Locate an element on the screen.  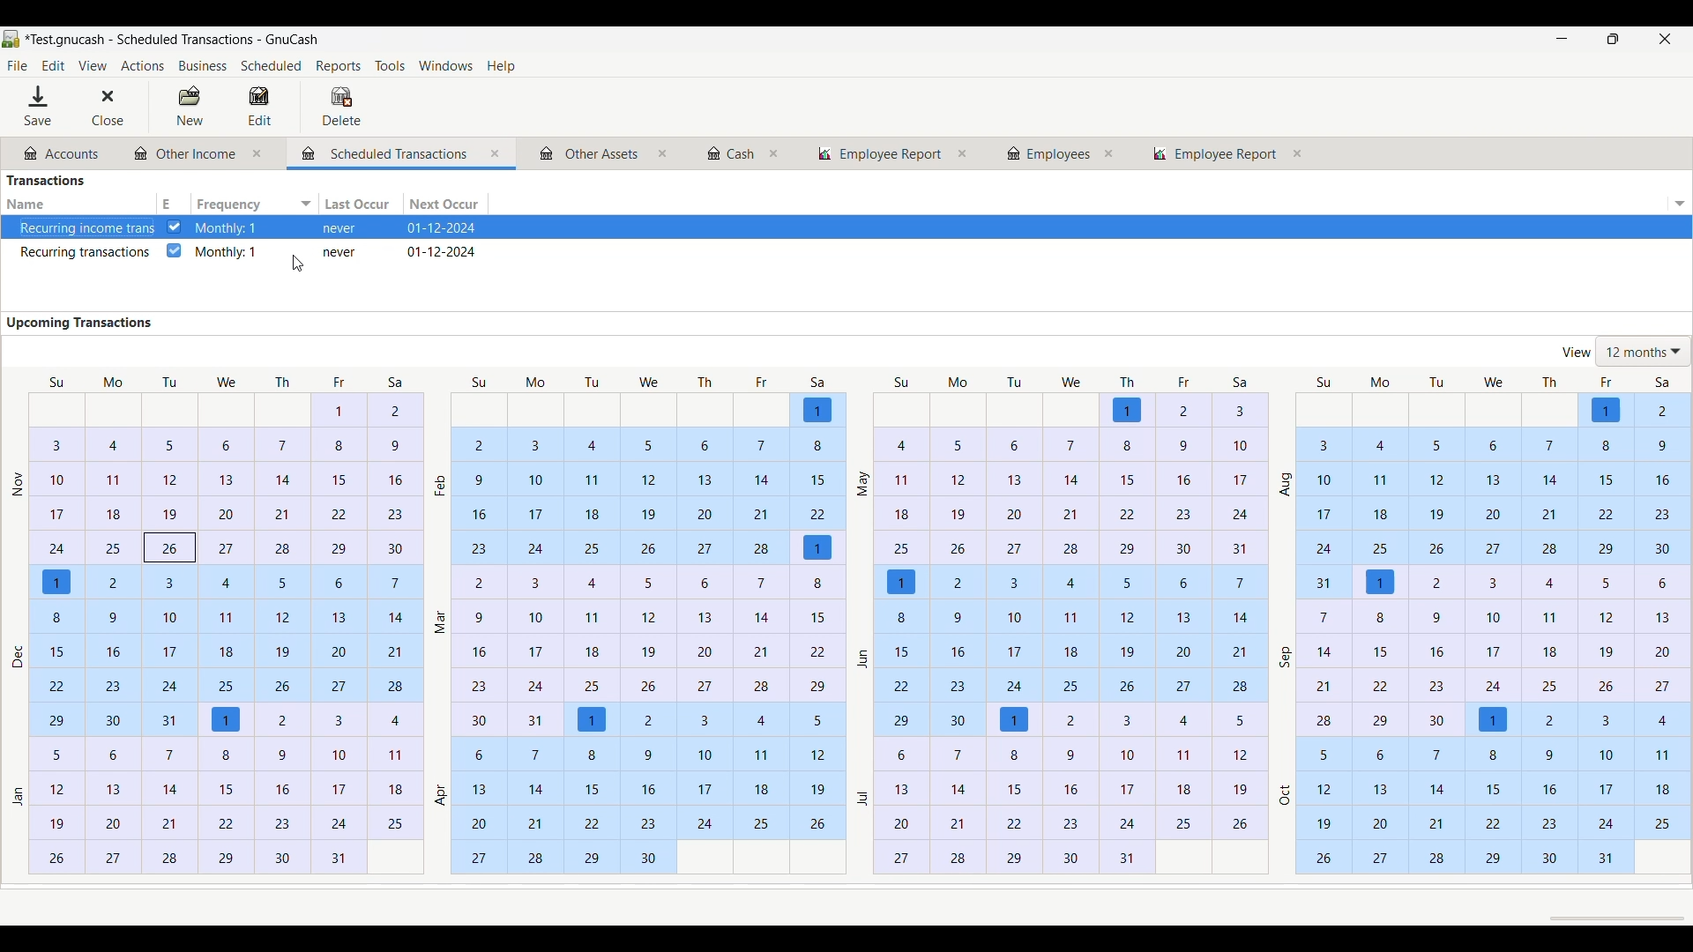
Current view options is located at coordinates (1623, 351).